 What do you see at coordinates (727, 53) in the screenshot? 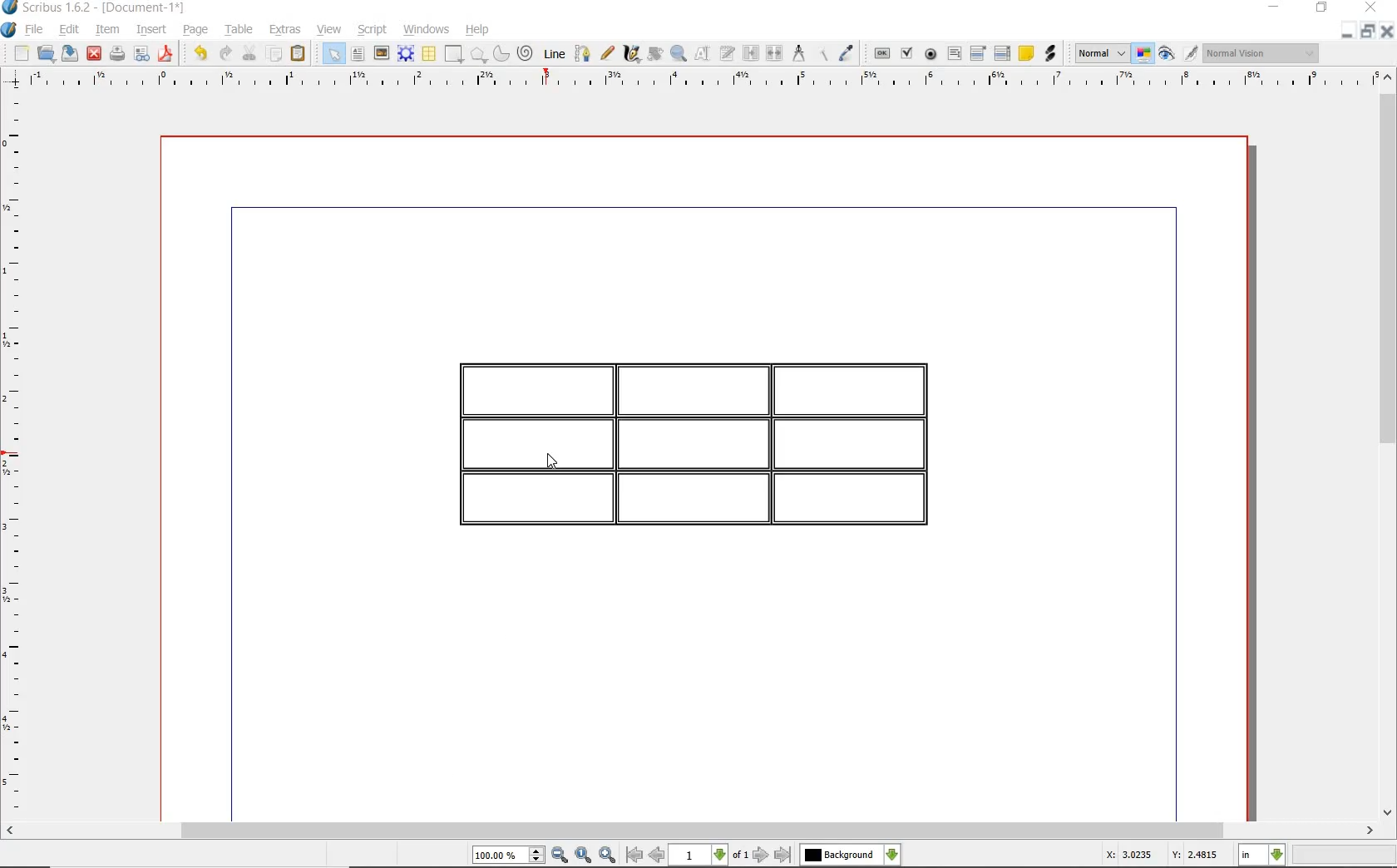
I see `edit text with story editor` at bounding box center [727, 53].